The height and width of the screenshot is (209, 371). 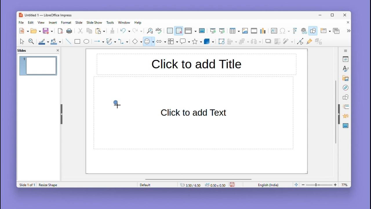 I want to click on View, so click(x=42, y=22).